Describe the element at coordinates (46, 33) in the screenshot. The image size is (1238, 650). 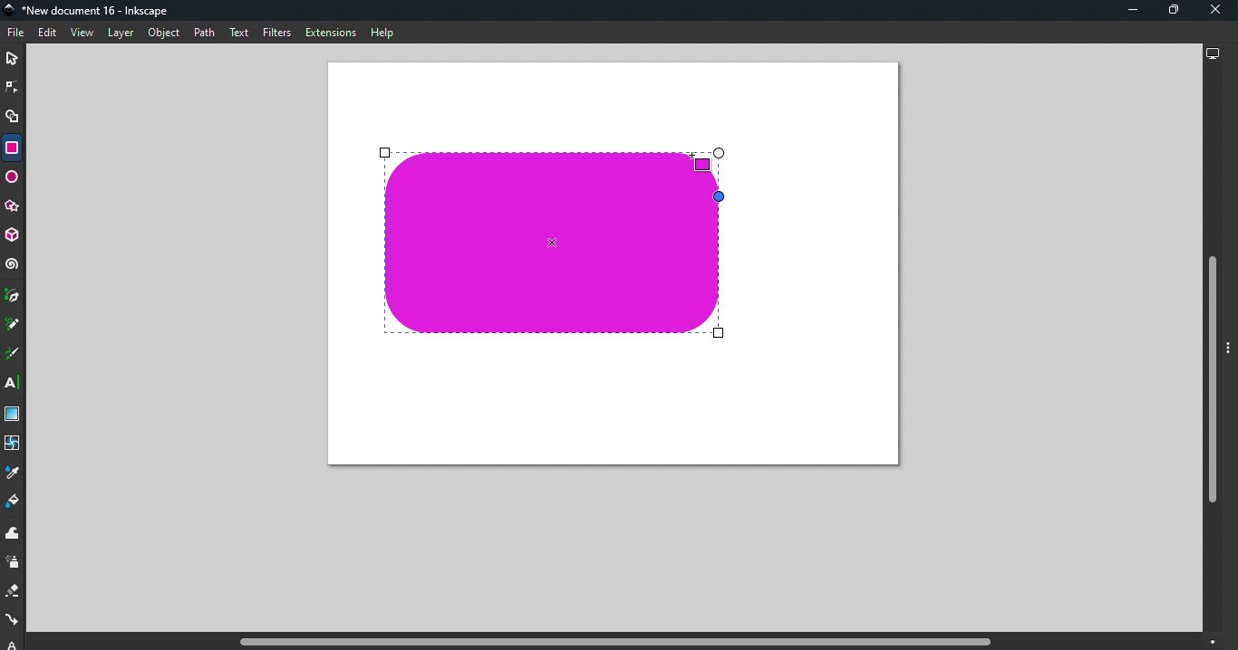
I see `Edit` at that location.